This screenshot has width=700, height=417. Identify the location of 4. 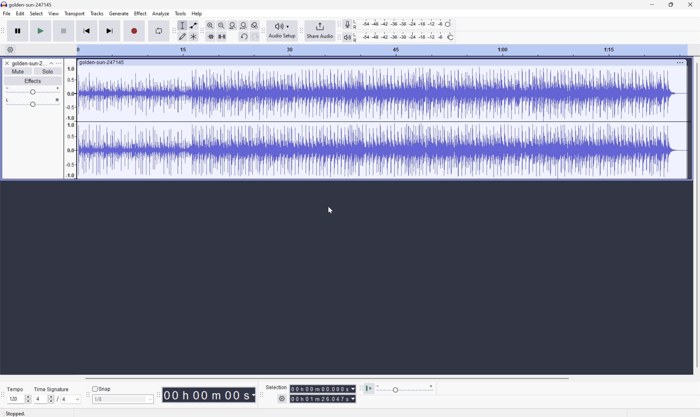
(72, 399).